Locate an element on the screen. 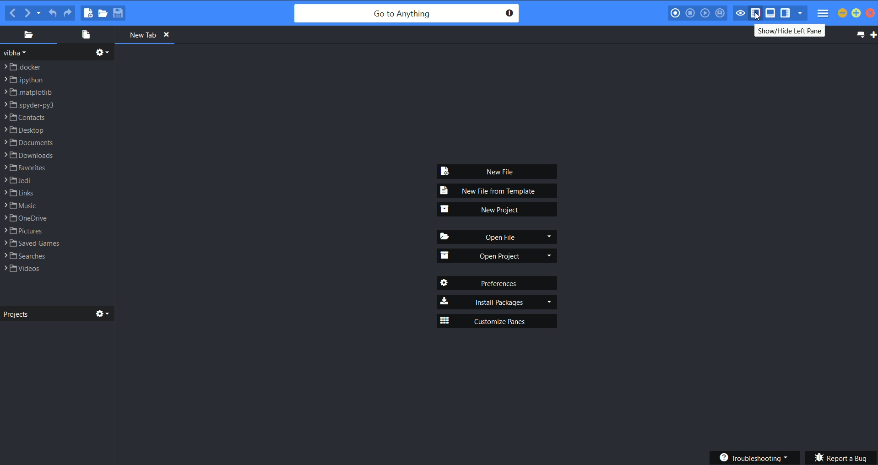  oneDrive is located at coordinates (24, 218).